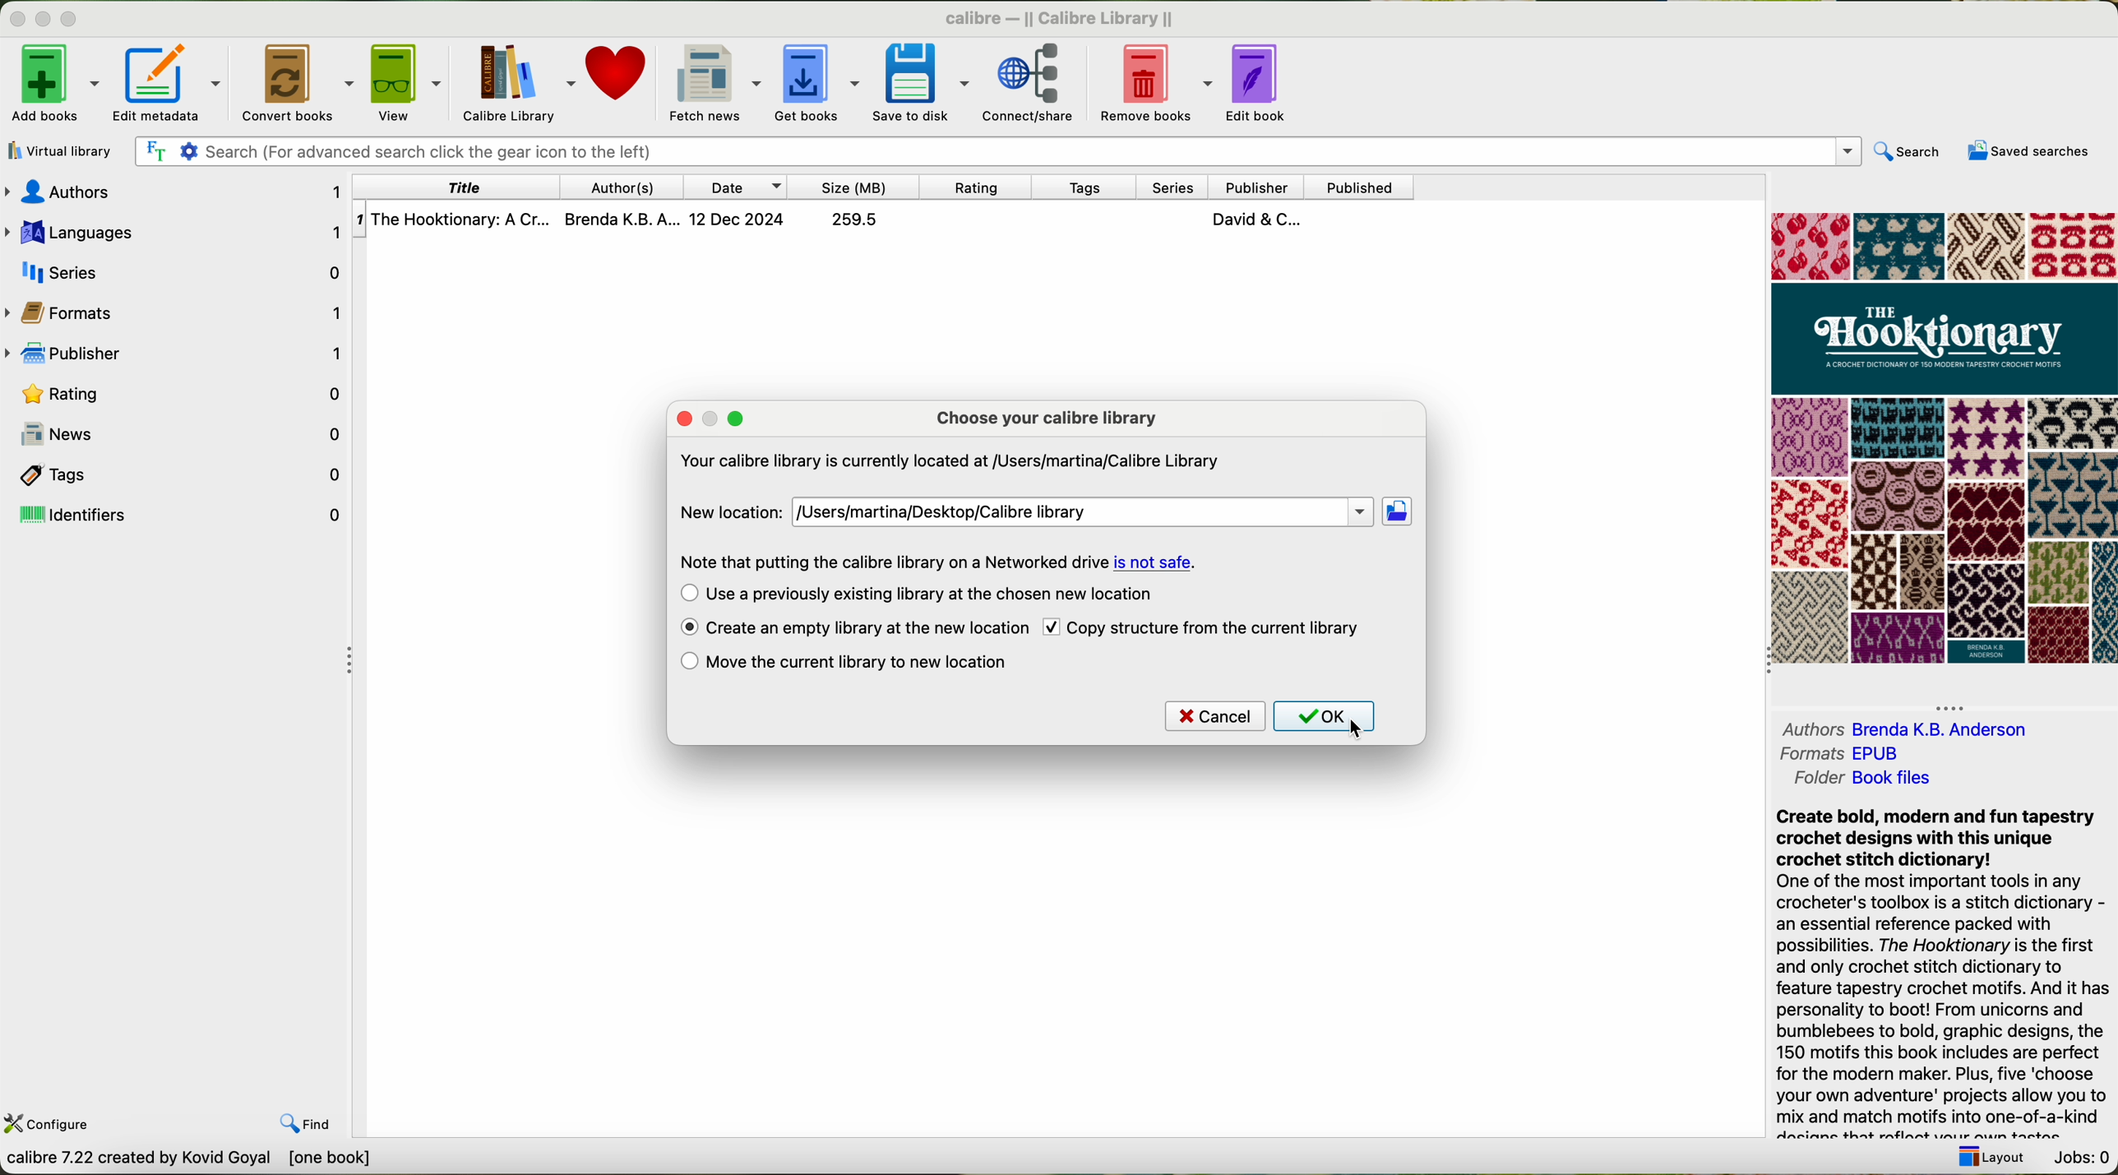  I want to click on close popup, so click(682, 417).